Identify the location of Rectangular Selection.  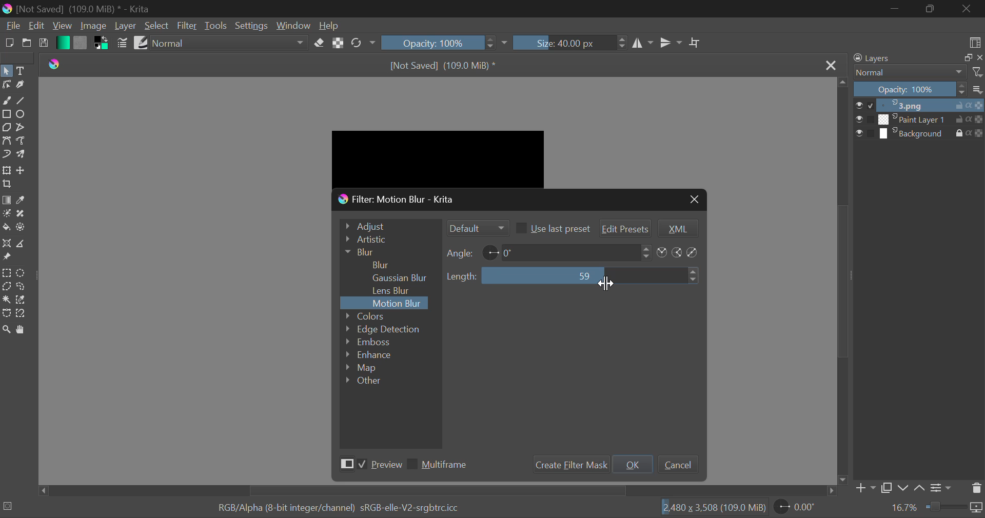
(6, 273).